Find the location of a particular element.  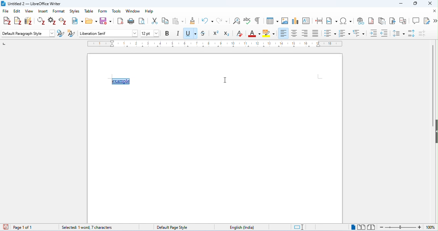

default paragraph style is located at coordinates (28, 33).